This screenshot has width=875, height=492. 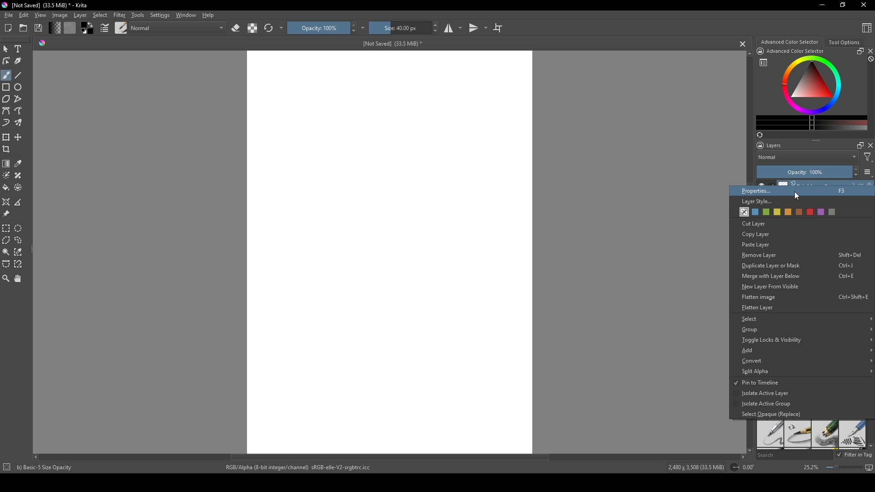 What do you see at coordinates (6, 75) in the screenshot?
I see `brush` at bounding box center [6, 75].